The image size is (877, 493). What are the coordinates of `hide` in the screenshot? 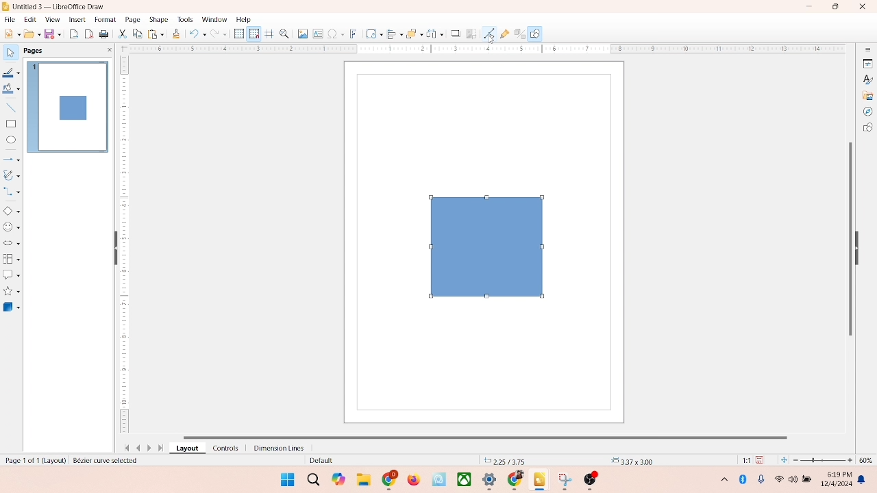 It's located at (113, 249).